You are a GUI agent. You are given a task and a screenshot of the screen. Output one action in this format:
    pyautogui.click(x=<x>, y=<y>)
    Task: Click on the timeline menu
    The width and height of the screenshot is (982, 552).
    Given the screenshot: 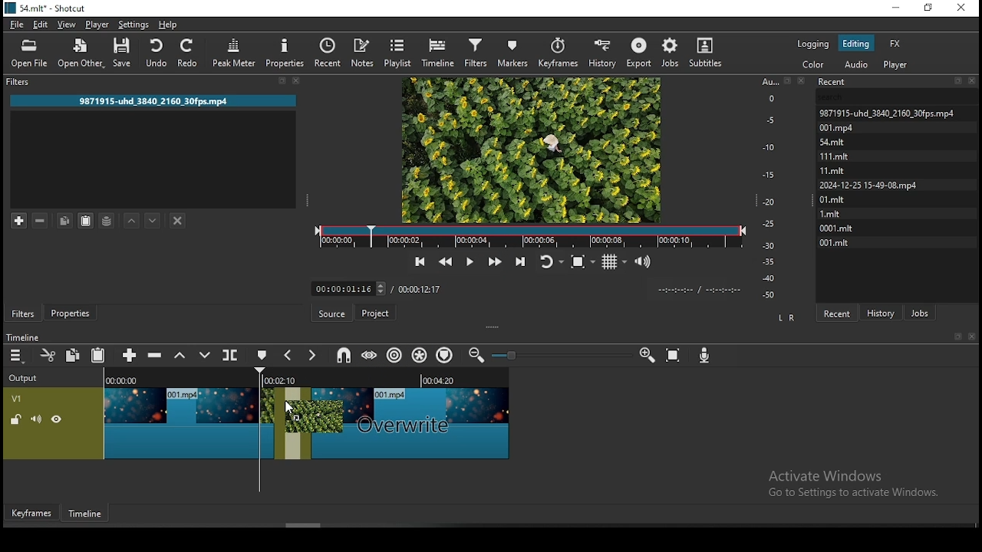 What is the action you would take?
    pyautogui.click(x=17, y=356)
    